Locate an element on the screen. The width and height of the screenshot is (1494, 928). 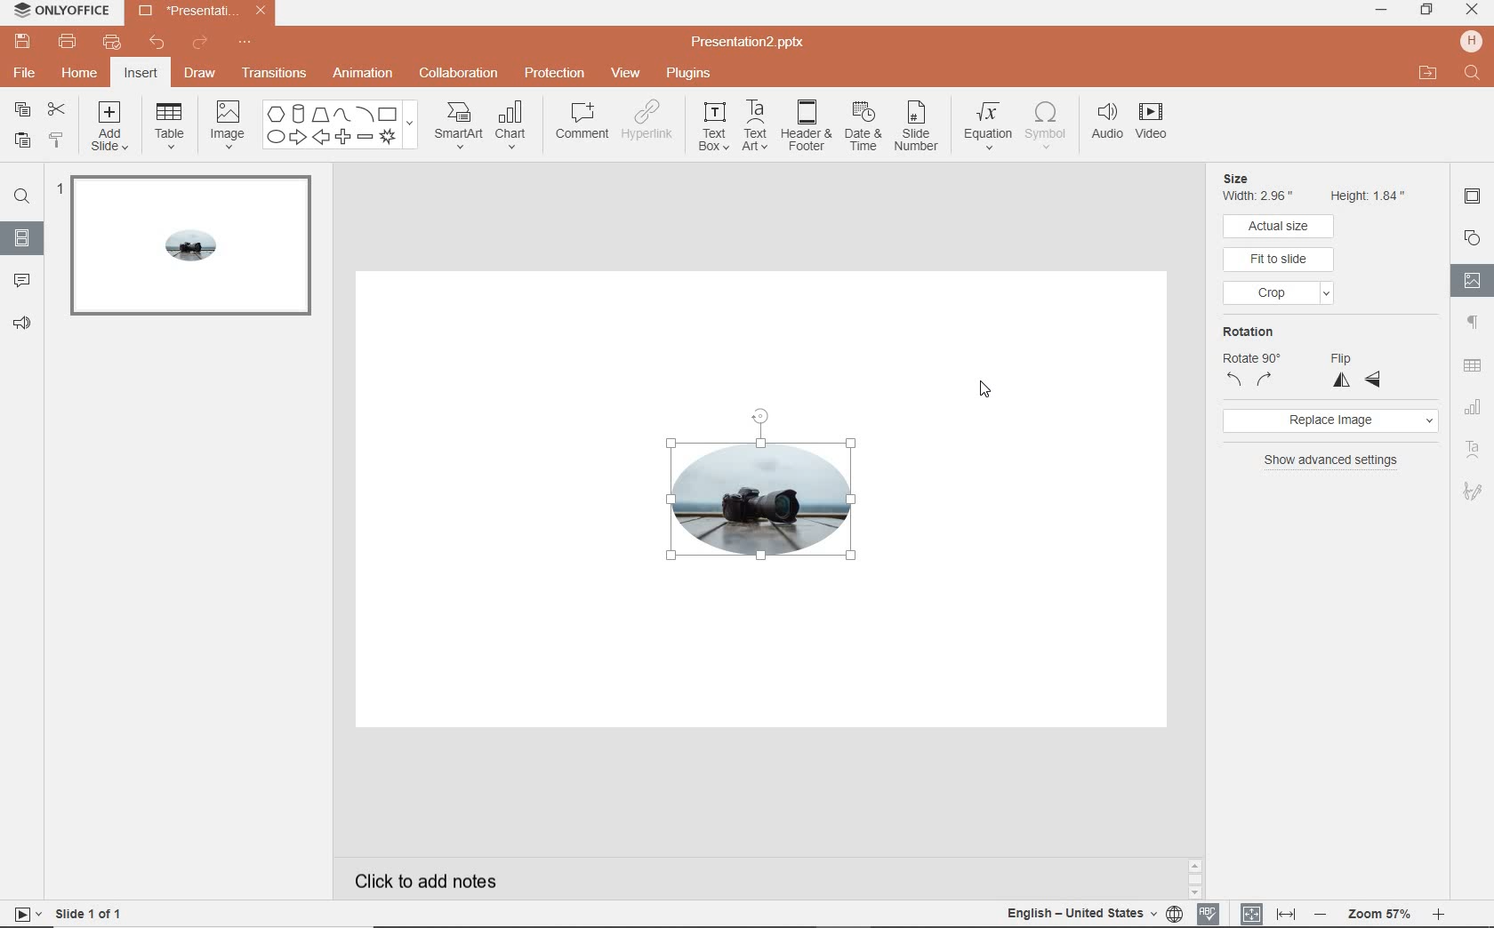
image is located at coordinates (227, 124).